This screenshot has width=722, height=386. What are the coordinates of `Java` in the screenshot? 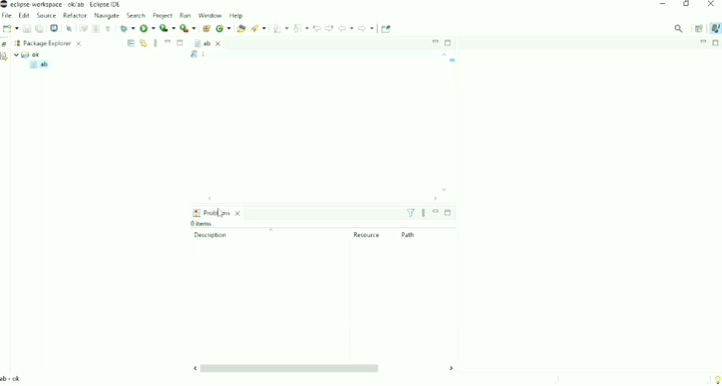 It's located at (714, 28).